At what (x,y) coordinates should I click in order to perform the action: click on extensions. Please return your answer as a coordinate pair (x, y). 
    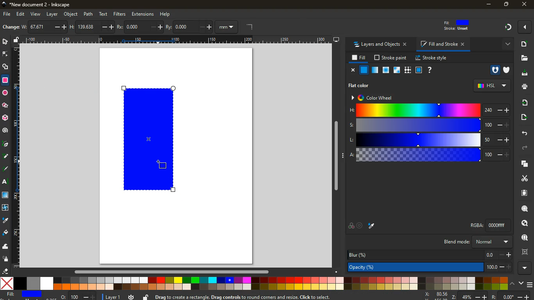
    Looking at the image, I should click on (143, 14).